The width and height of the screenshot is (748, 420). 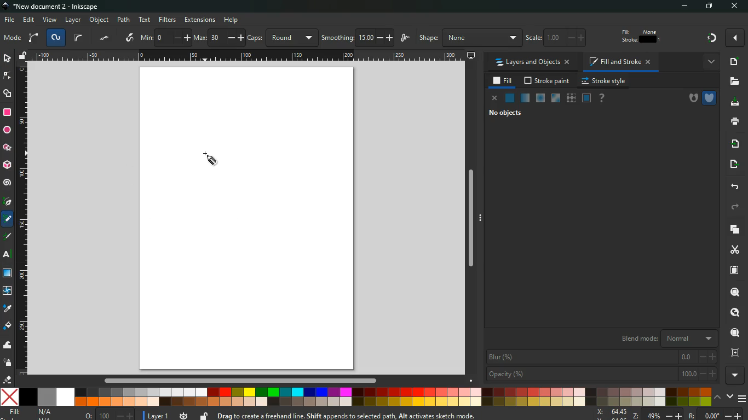 What do you see at coordinates (604, 98) in the screenshot?
I see `help` at bounding box center [604, 98].